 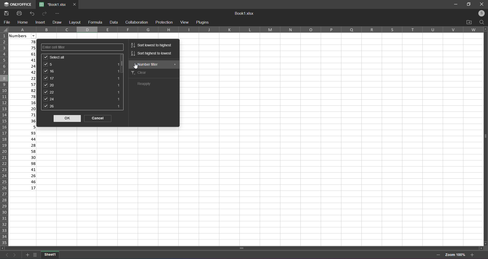 I want to click on sort highest to lowest, so click(x=151, y=55).